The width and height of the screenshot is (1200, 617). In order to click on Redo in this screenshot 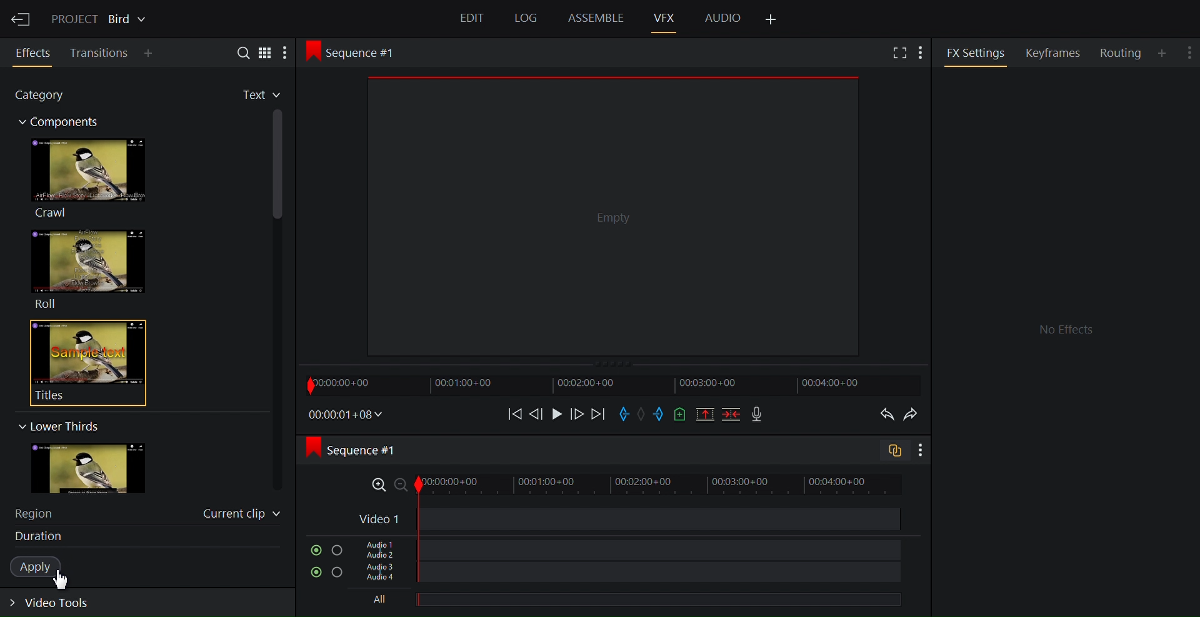, I will do `click(914, 415)`.